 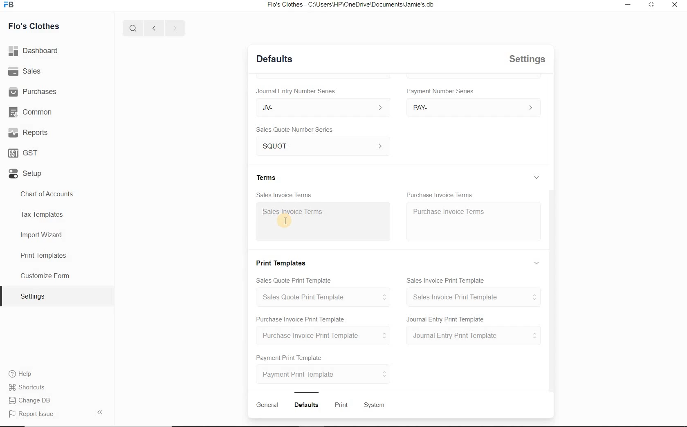 What do you see at coordinates (295, 90) in the screenshot?
I see `Journal Entry Number Series` at bounding box center [295, 90].